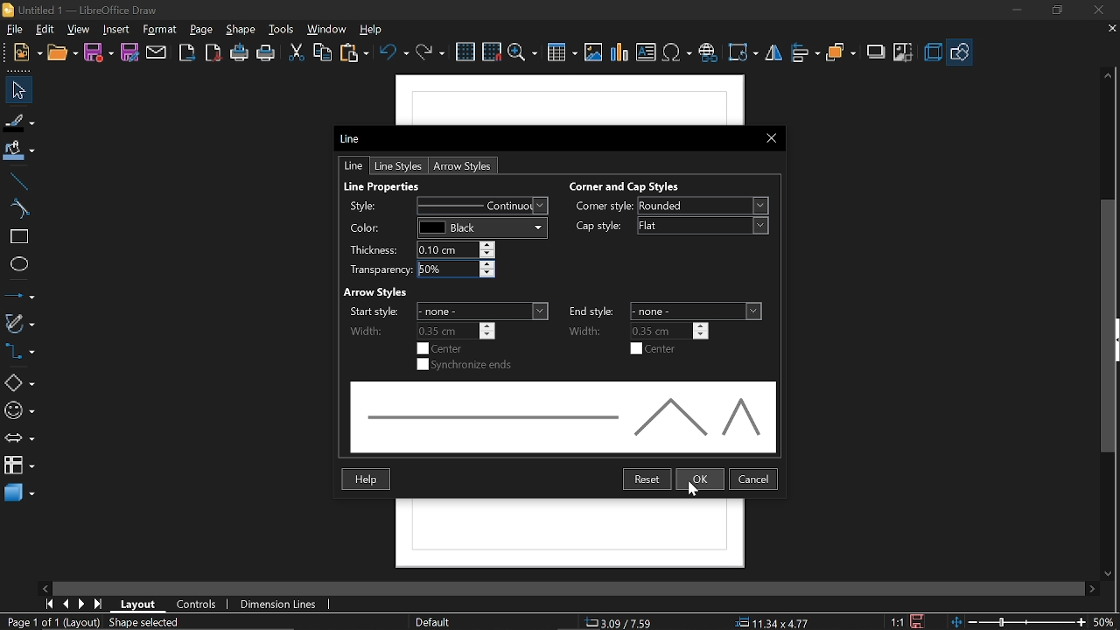  What do you see at coordinates (623, 621) in the screenshot?
I see `Co-ordinate` at bounding box center [623, 621].